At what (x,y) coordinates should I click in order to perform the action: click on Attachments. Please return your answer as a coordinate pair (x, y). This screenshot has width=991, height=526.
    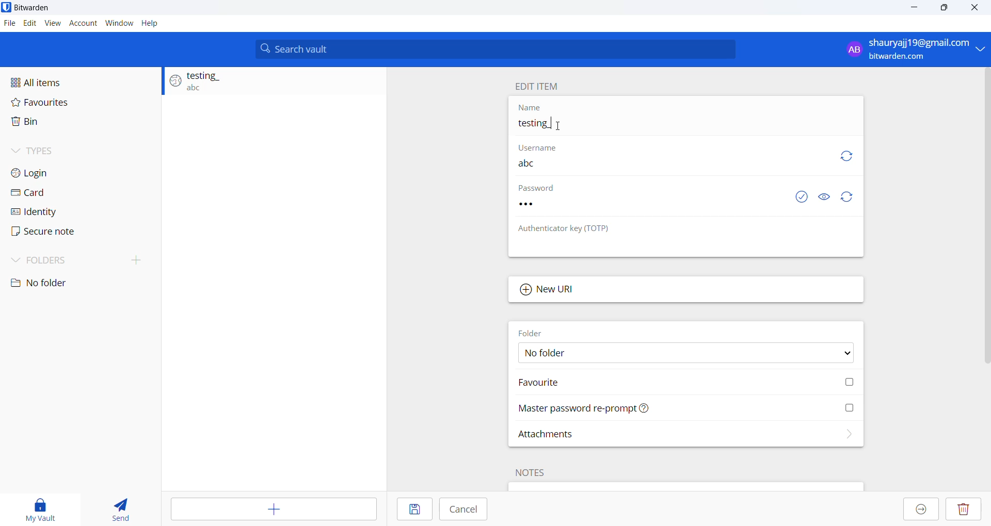
    Looking at the image, I should click on (683, 433).